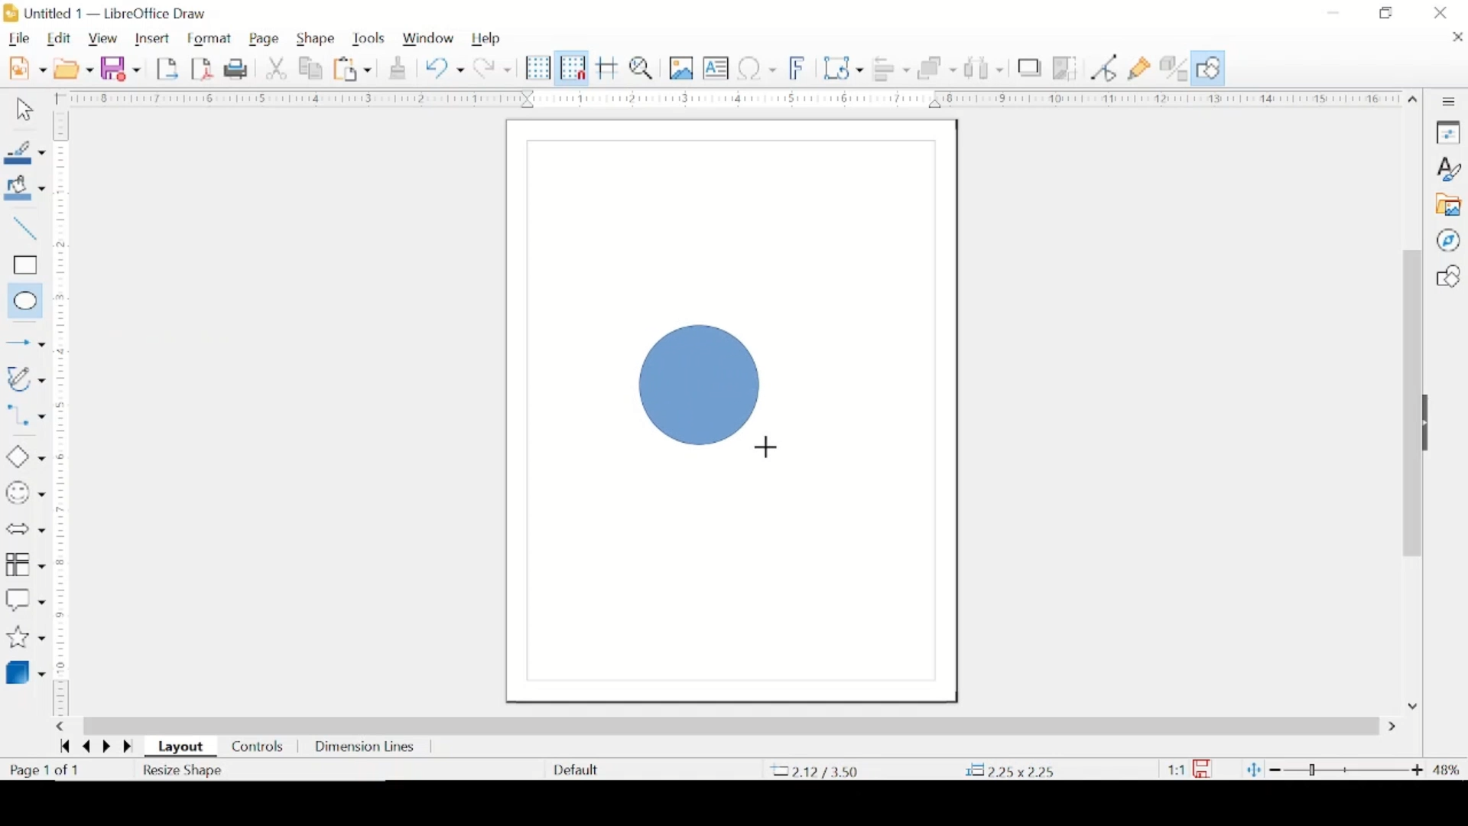  What do you see at coordinates (63, 214) in the screenshot?
I see `margin` at bounding box center [63, 214].